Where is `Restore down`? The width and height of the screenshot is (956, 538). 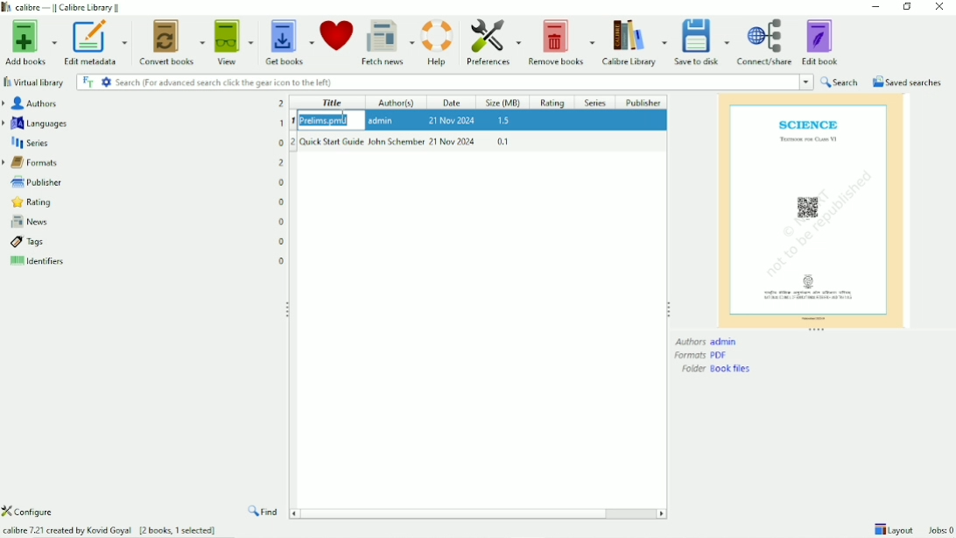
Restore down is located at coordinates (907, 7).